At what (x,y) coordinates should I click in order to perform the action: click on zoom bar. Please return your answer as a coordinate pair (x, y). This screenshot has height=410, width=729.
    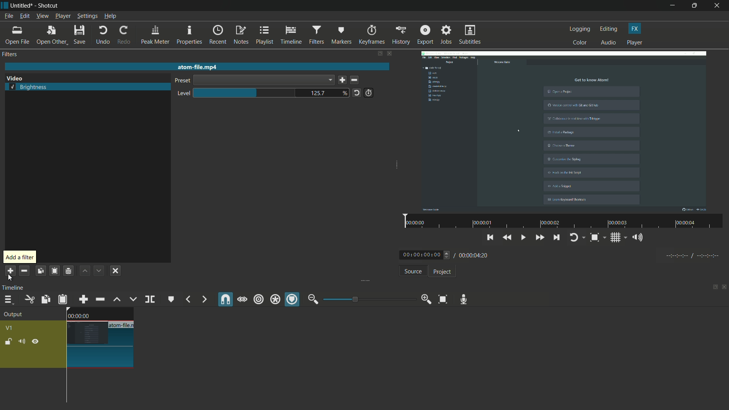
    Looking at the image, I should click on (366, 299).